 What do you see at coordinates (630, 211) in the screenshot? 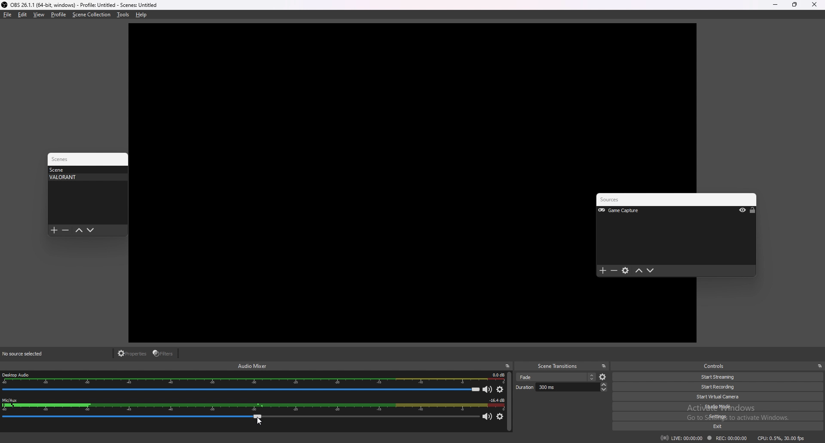
I see `Game Capture` at bounding box center [630, 211].